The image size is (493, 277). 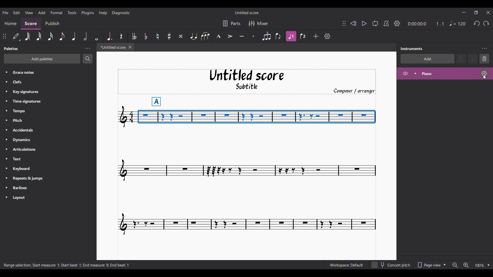 I want to click on Page view options, so click(x=431, y=265).